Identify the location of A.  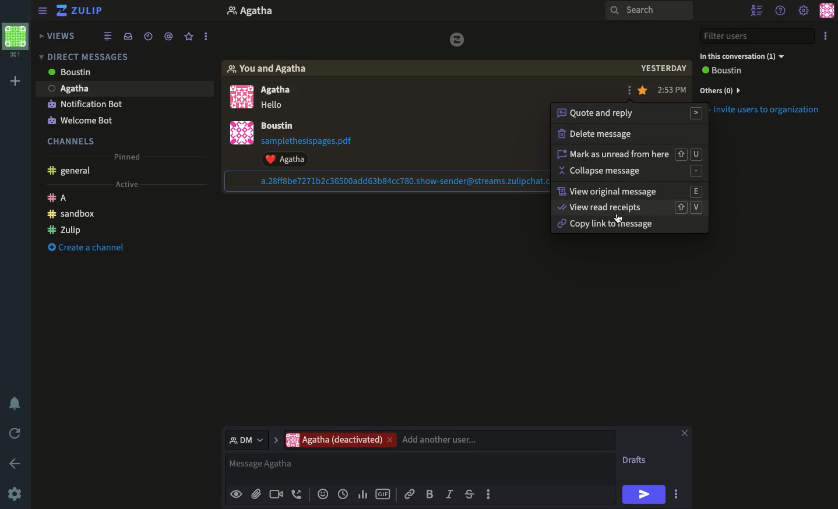
(59, 199).